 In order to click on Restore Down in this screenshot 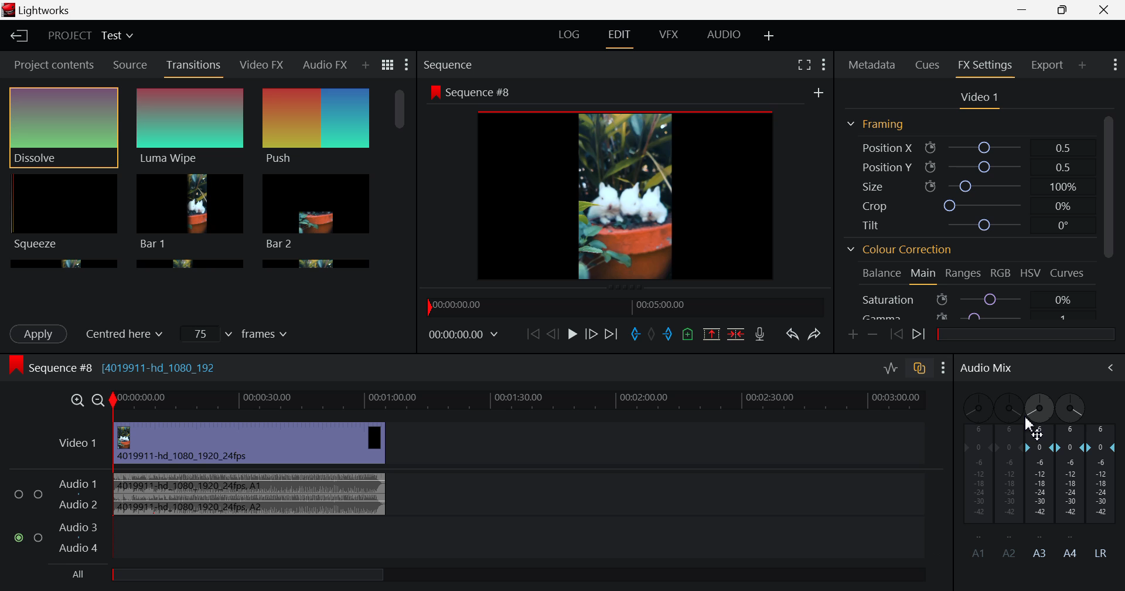, I will do `click(1022, 11)`.